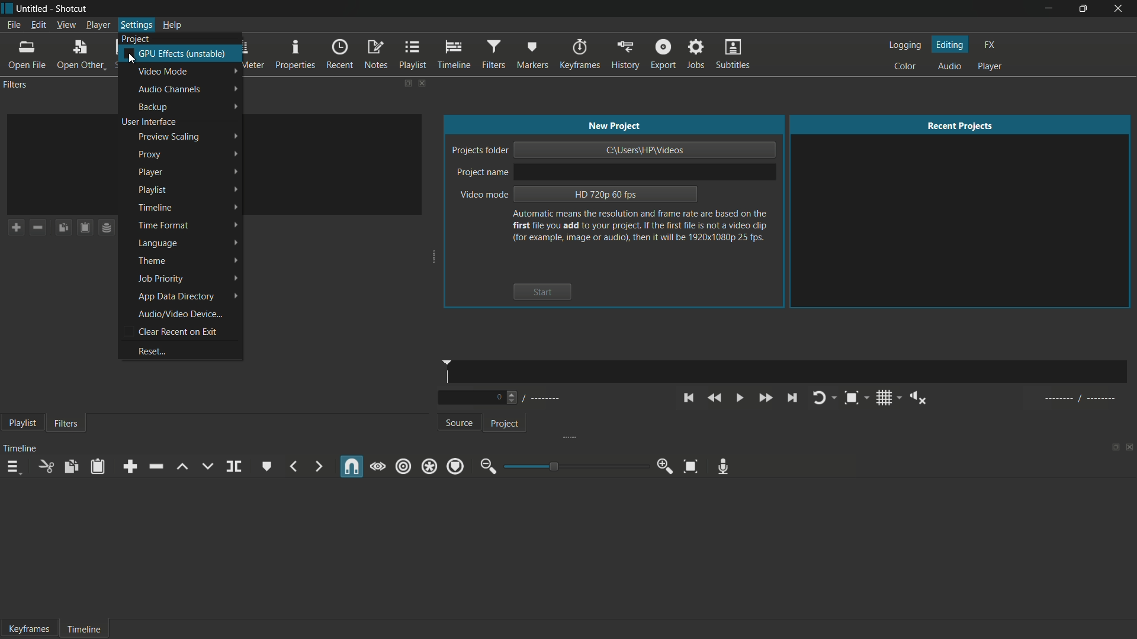 The height and width of the screenshot is (639, 1137). Describe the element at coordinates (63, 228) in the screenshot. I see `copy checked filters` at that location.